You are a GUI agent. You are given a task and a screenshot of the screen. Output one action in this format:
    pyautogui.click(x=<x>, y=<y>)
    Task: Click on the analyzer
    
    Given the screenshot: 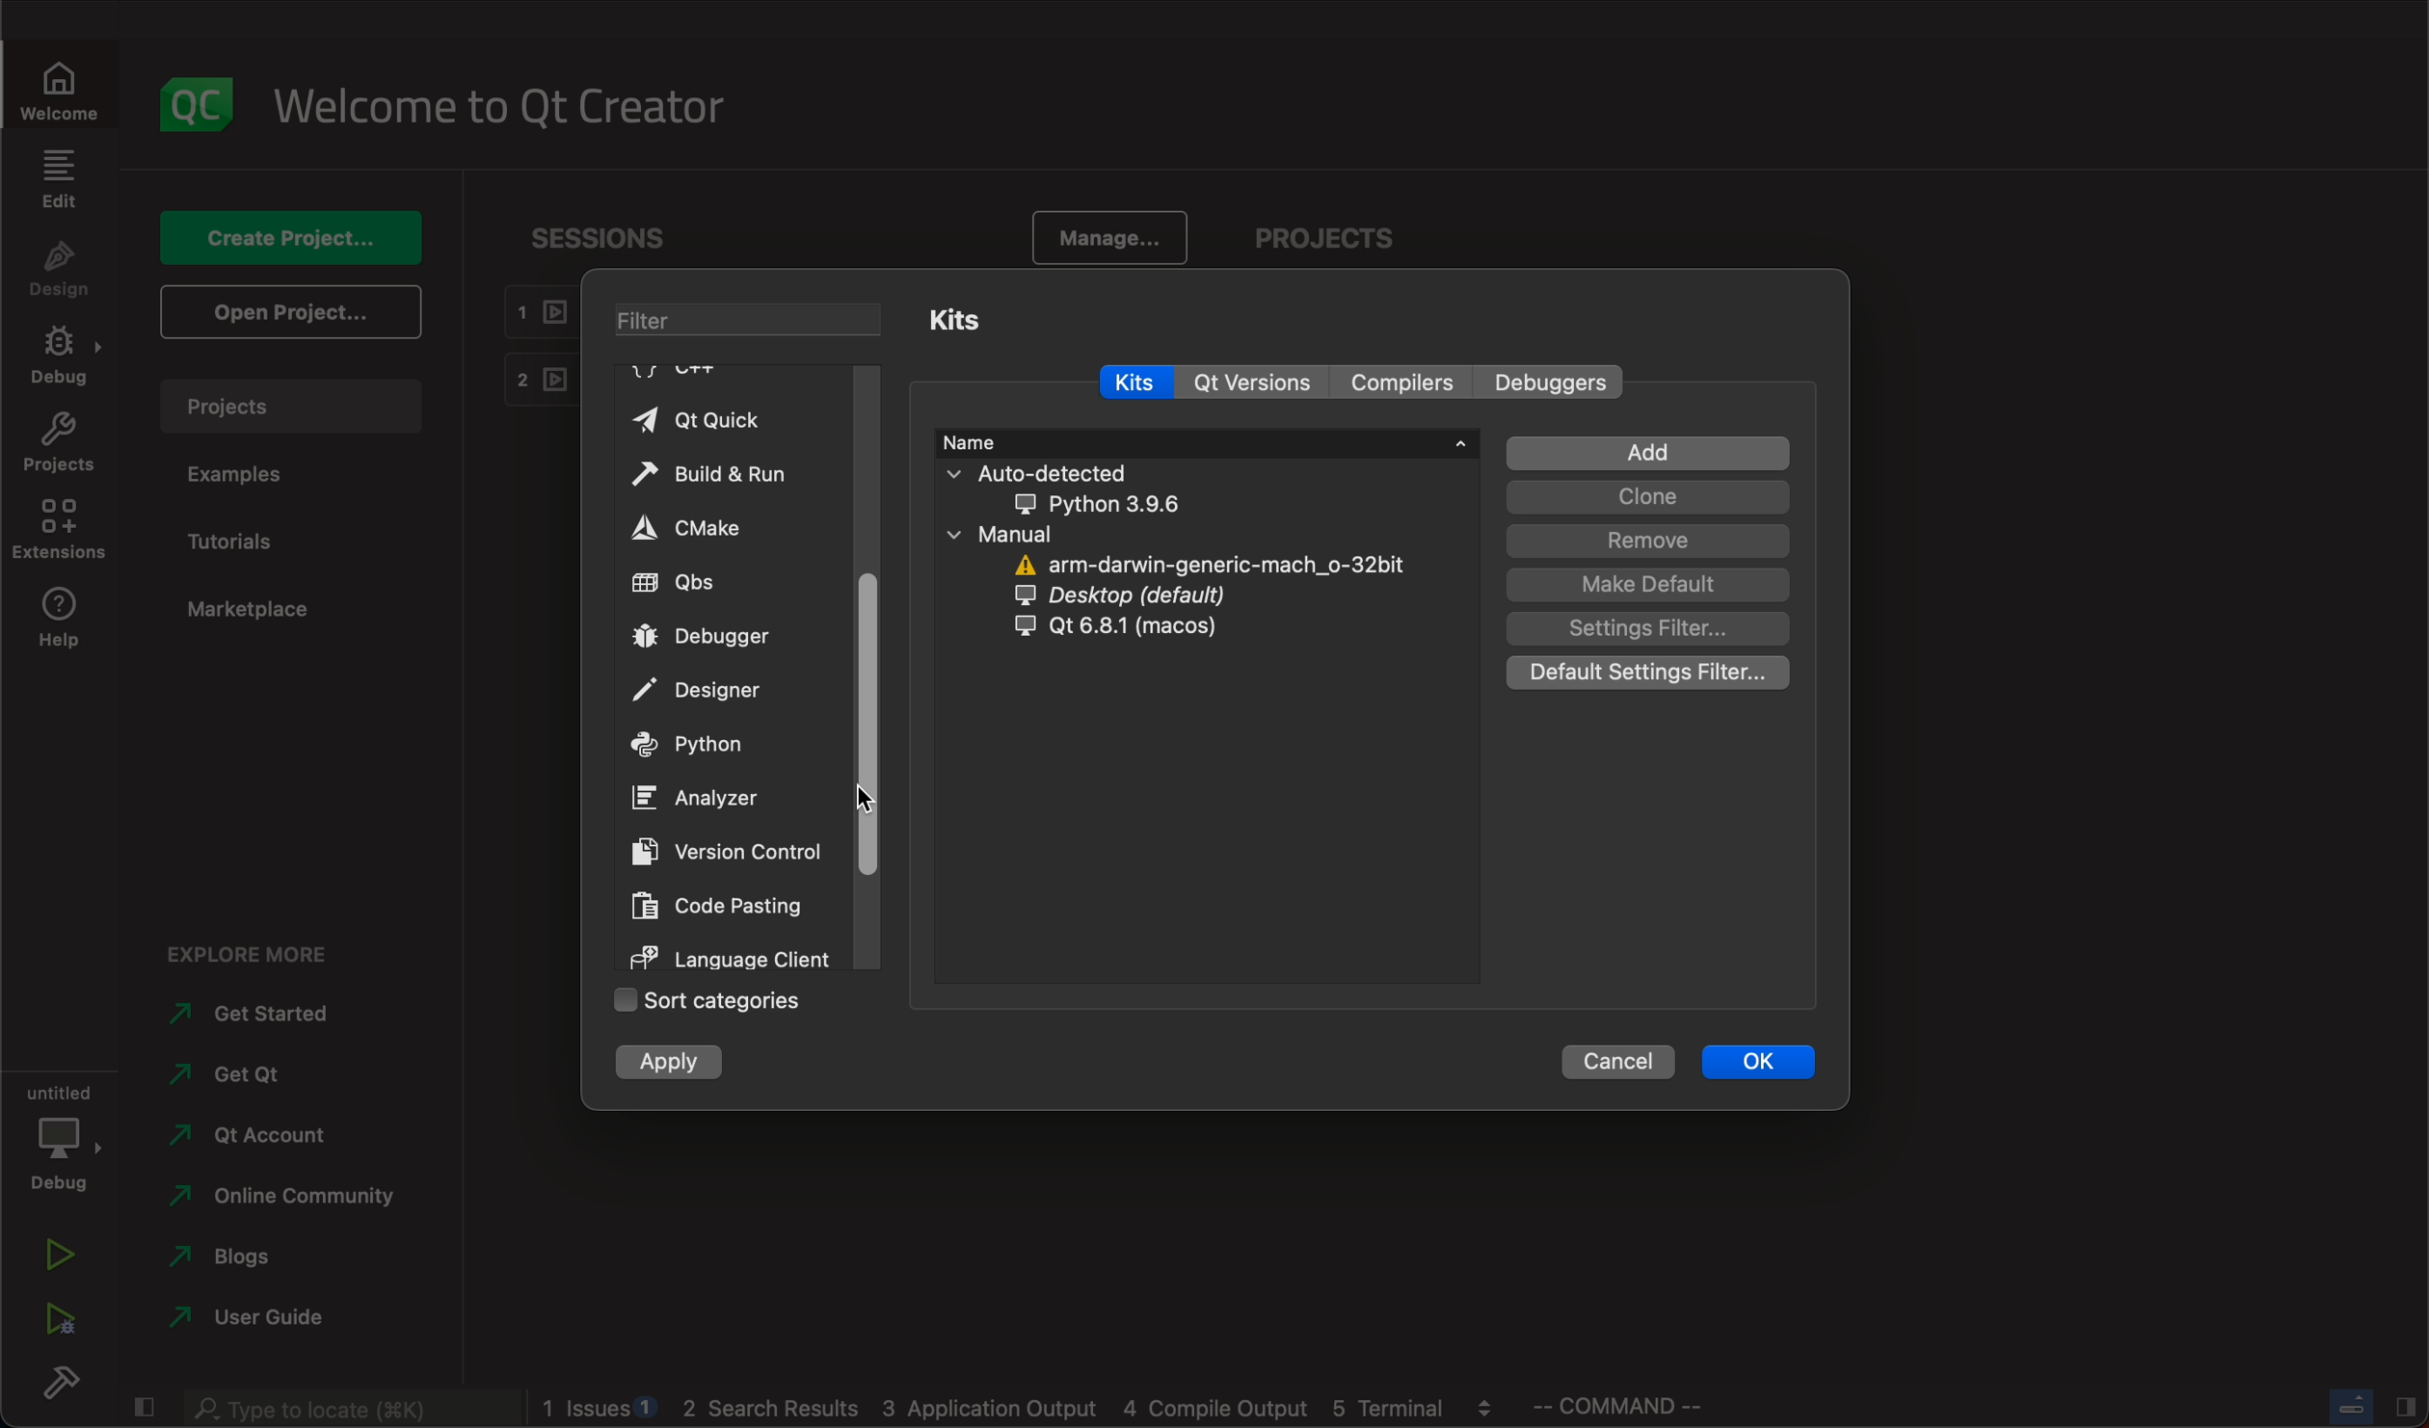 What is the action you would take?
    pyautogui.click(x=711, y=799)
    